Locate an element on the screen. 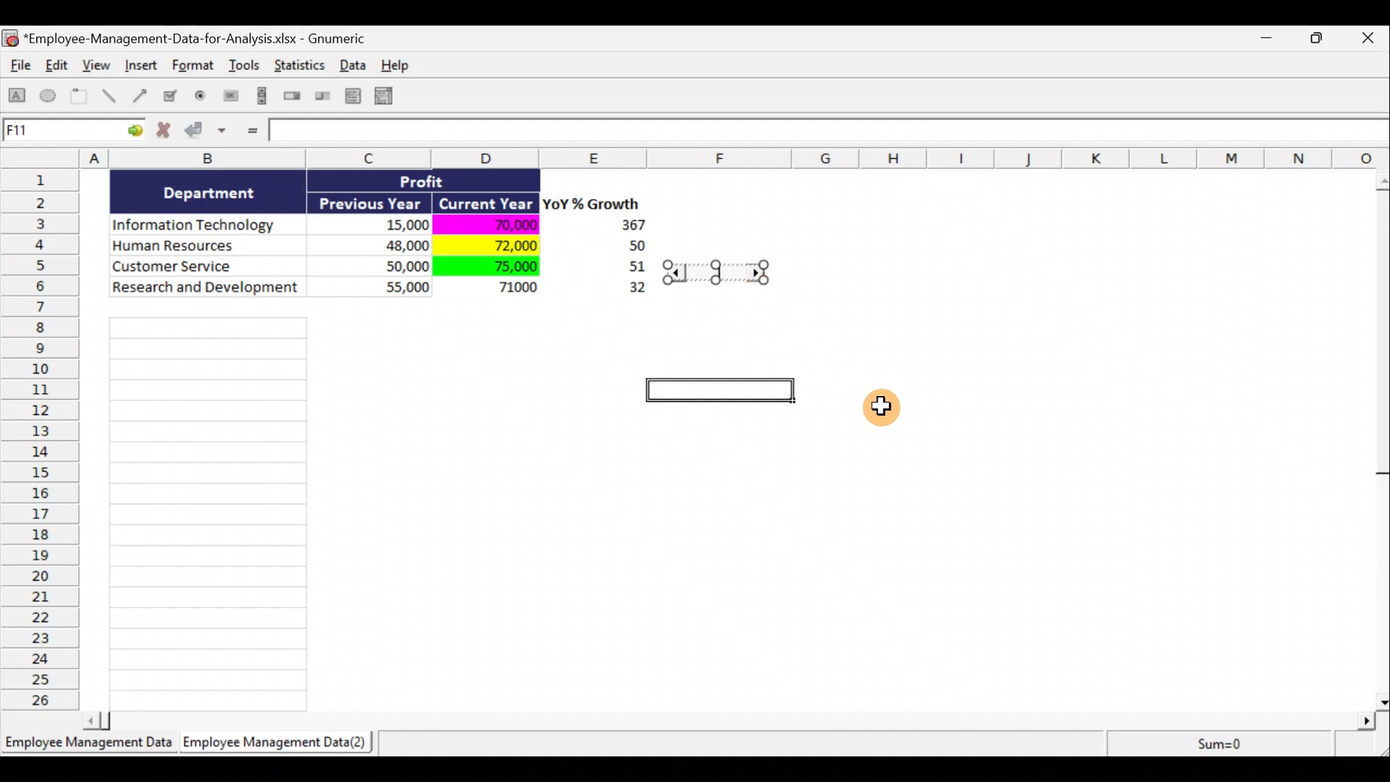 The width and height of the screenshot is (1390, 782). Cursor is located at coordinates (885, 409).